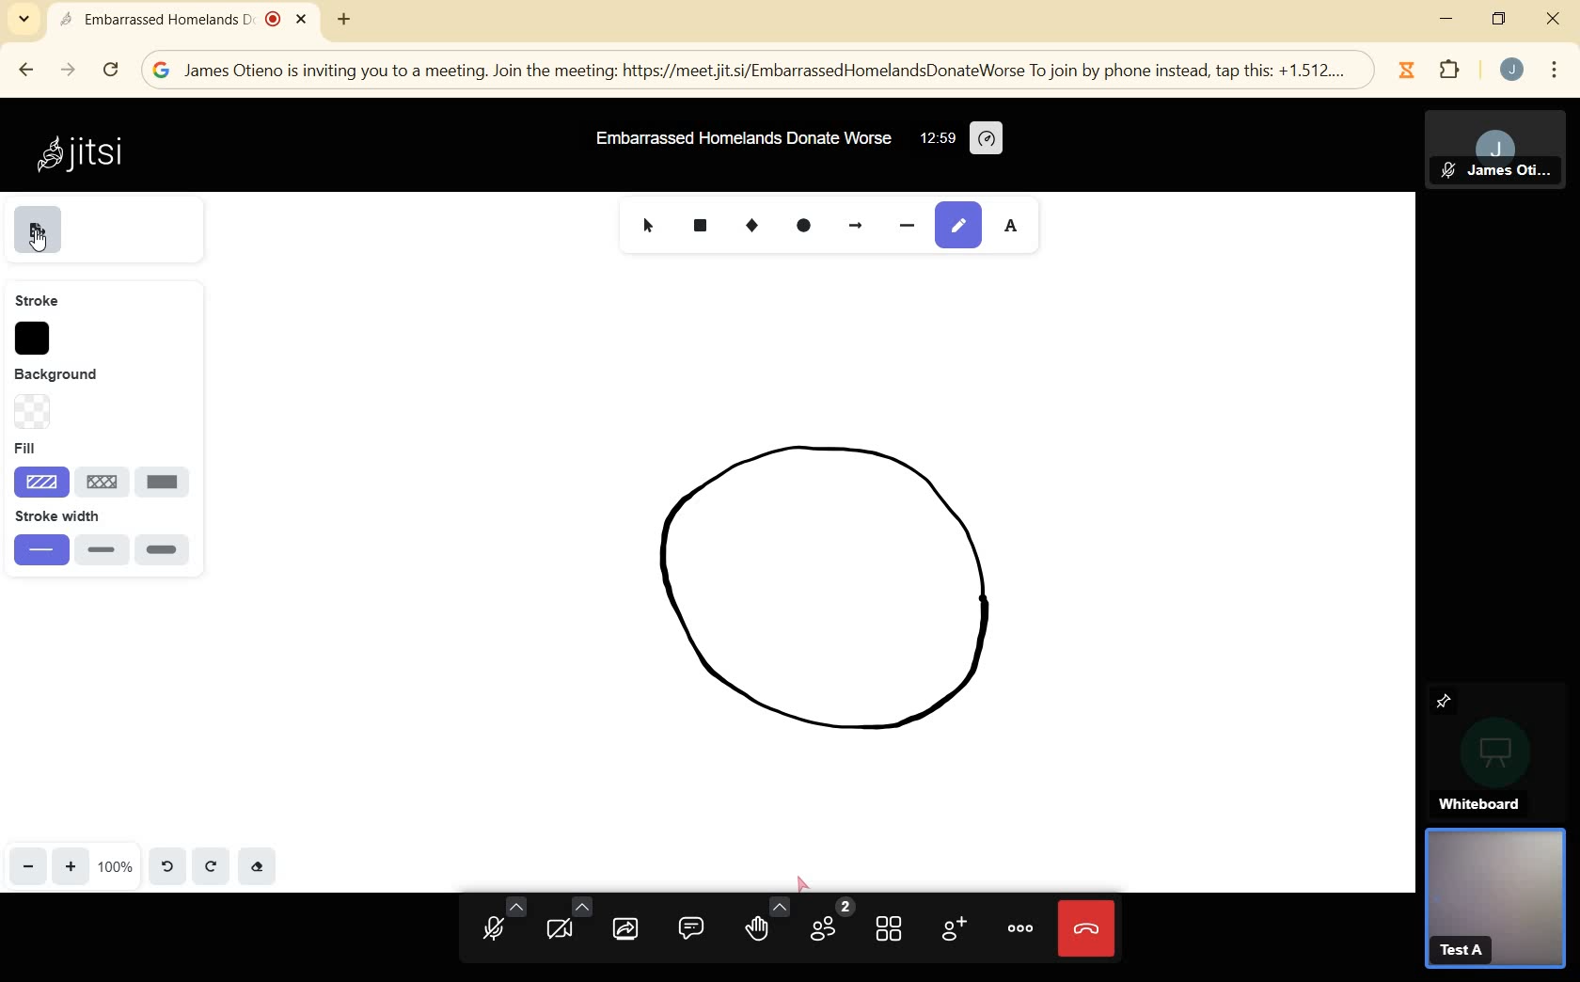 This screenshot has height=982, width=1580. I want to click on performance settings, so click(986, 139).